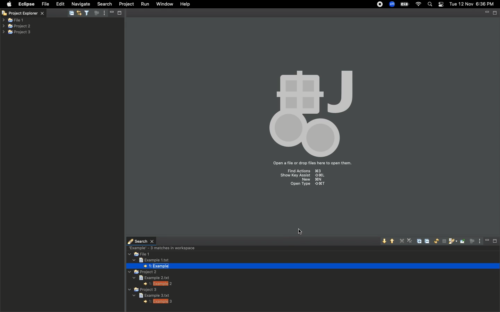 The width and height of the screenshot is (500, 312). Describe the element at coordinates (478, 241) in the screenshot. I see `View menu` at that location.